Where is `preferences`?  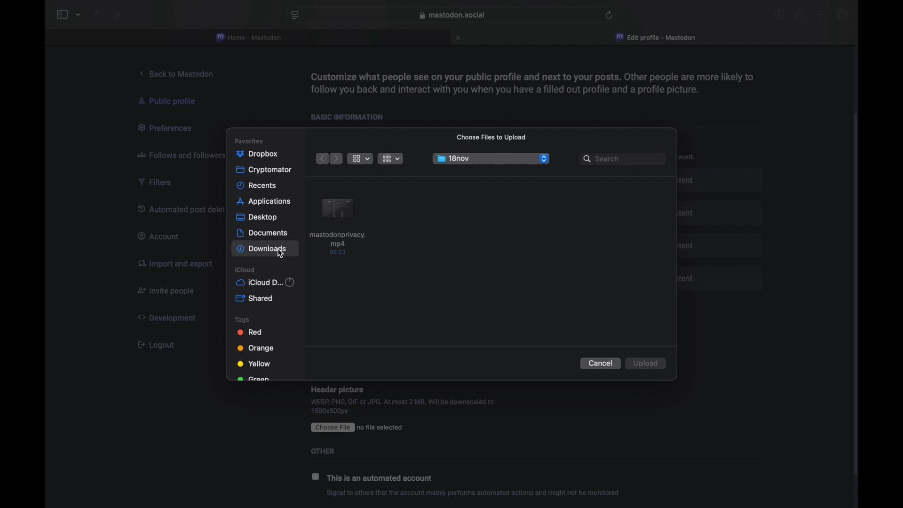 preferences is located at coordinates (167, 128).